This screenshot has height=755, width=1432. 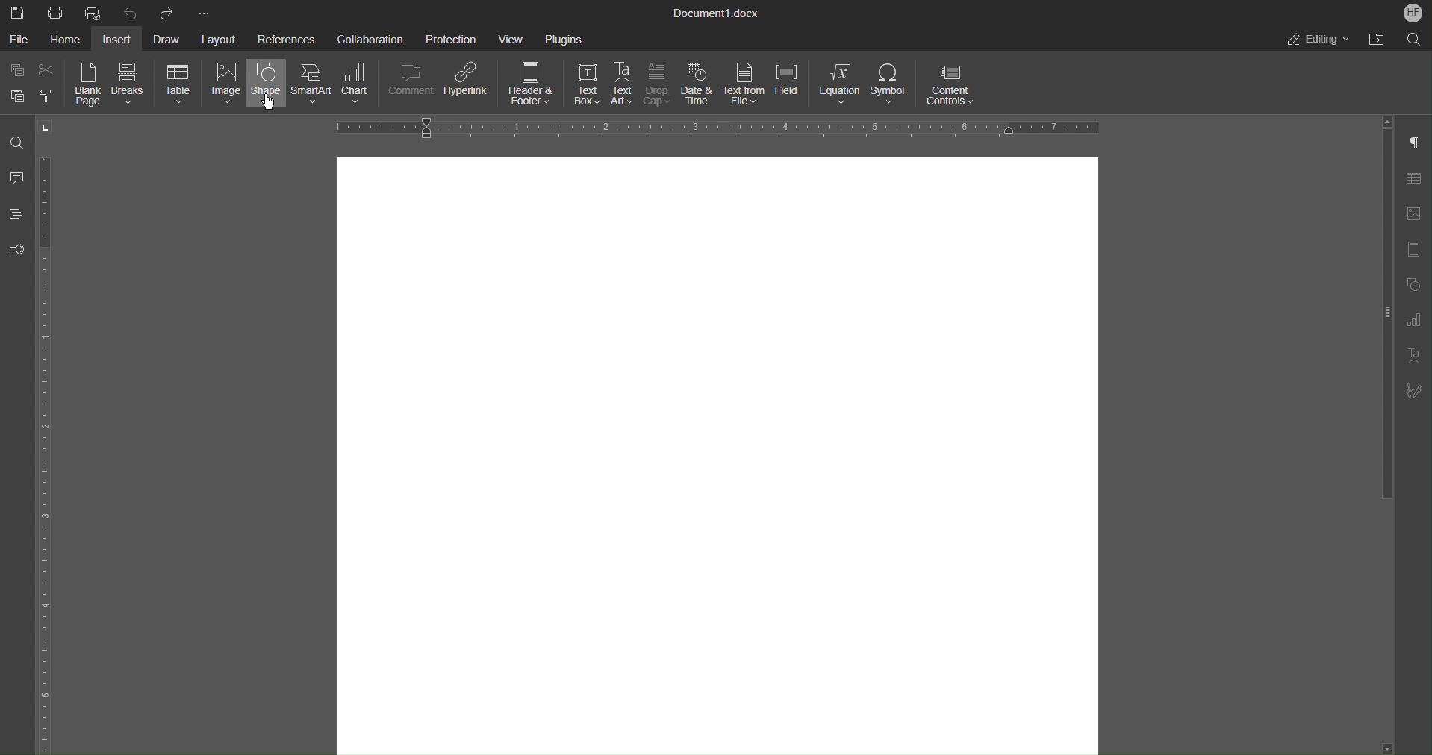 What do you see at coordinates (90, 86) in the screenshot?
I see `Blank Page` at bounding box center [90, 86].